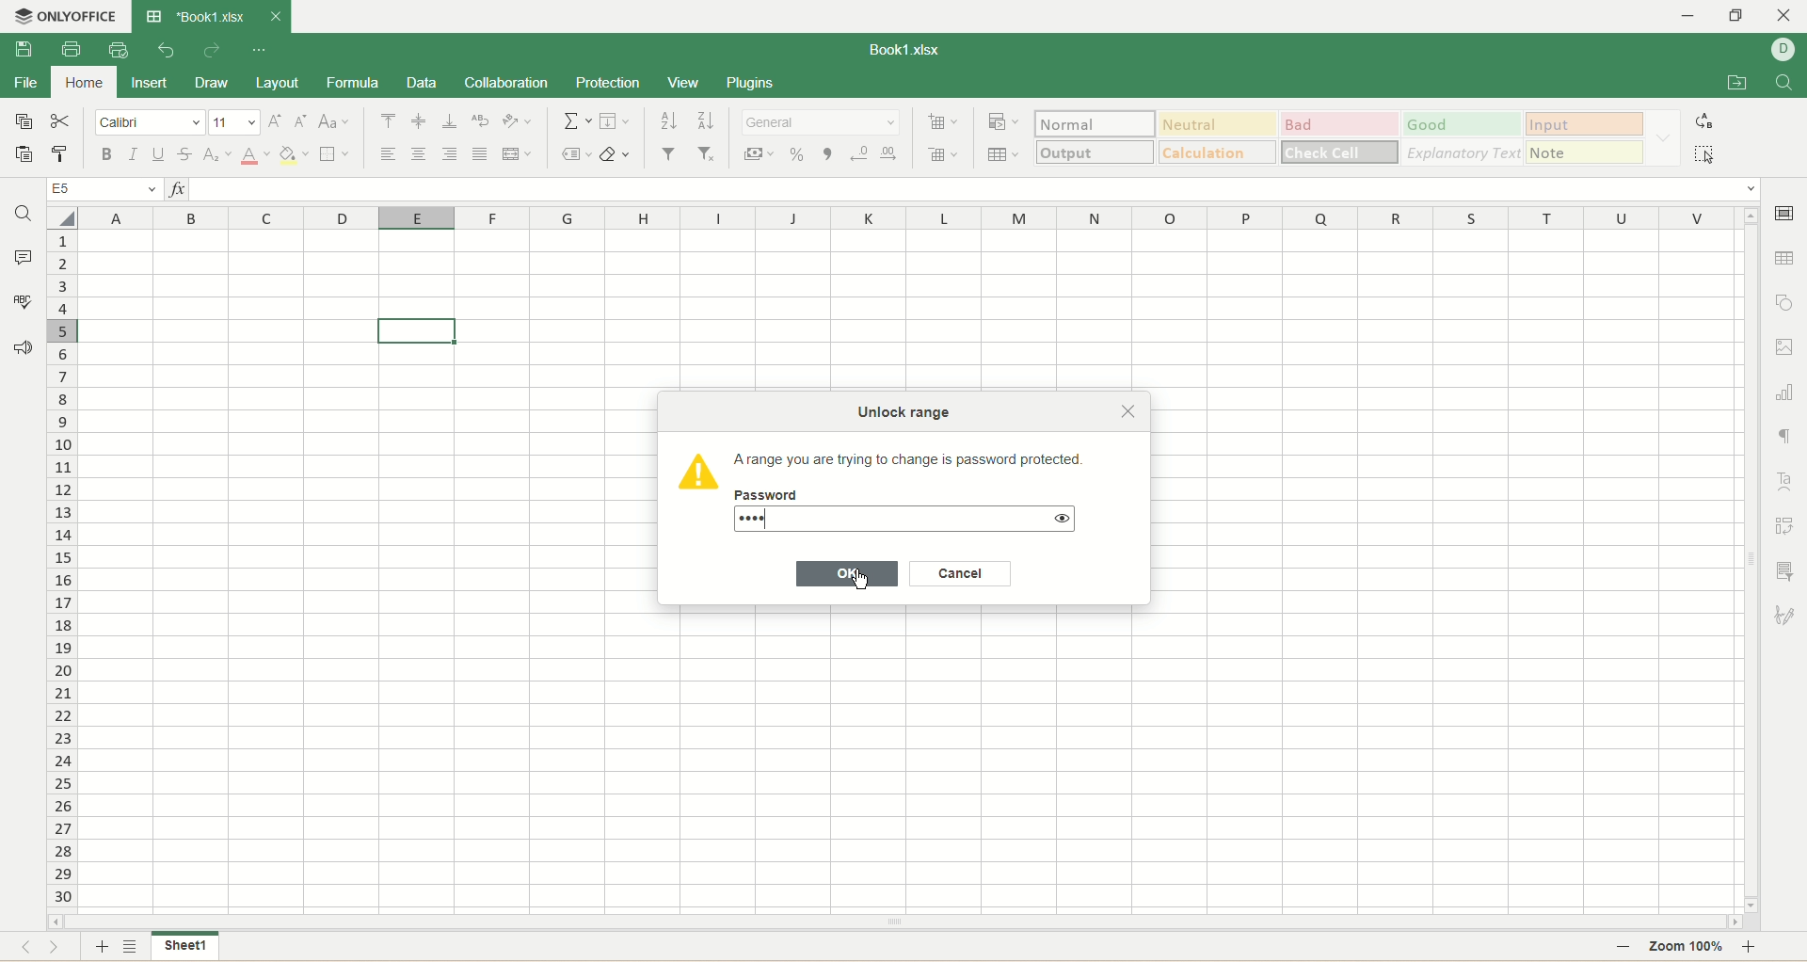  I want to click on sheet 1, so click(188, 948).